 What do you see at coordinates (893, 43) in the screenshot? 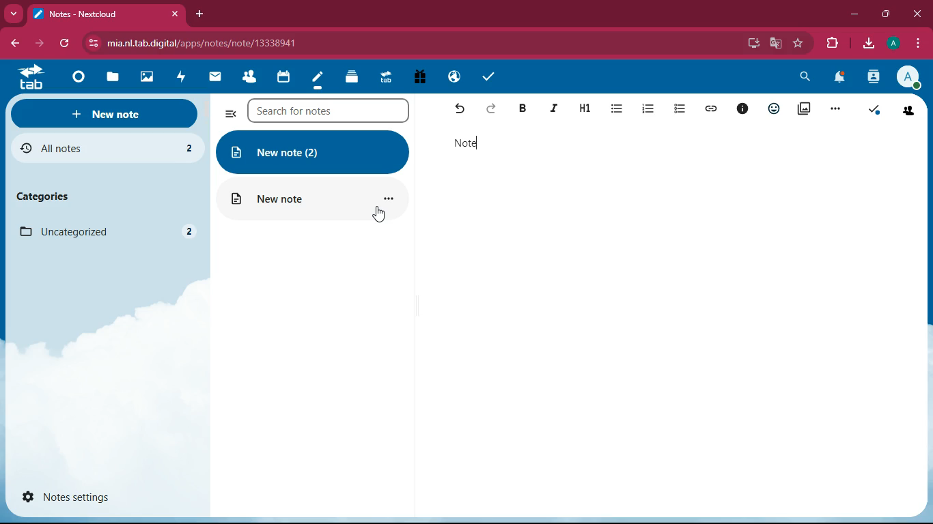
I see `profile` at bounding box center [893, 43].